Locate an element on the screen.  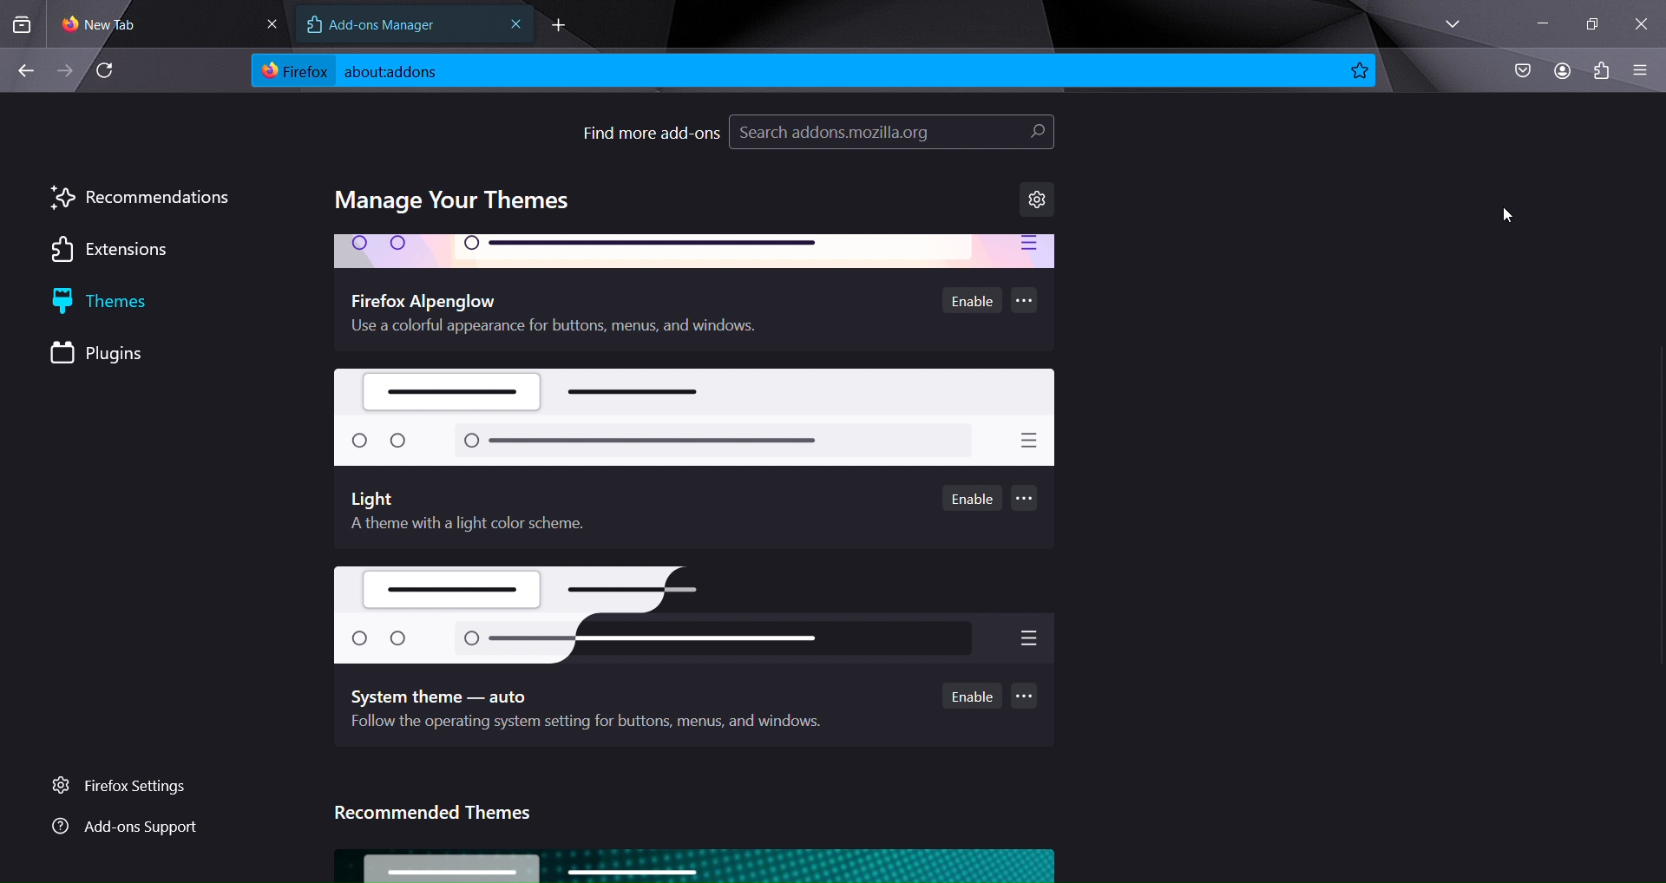
extensions is located at coordinates (119, 251).